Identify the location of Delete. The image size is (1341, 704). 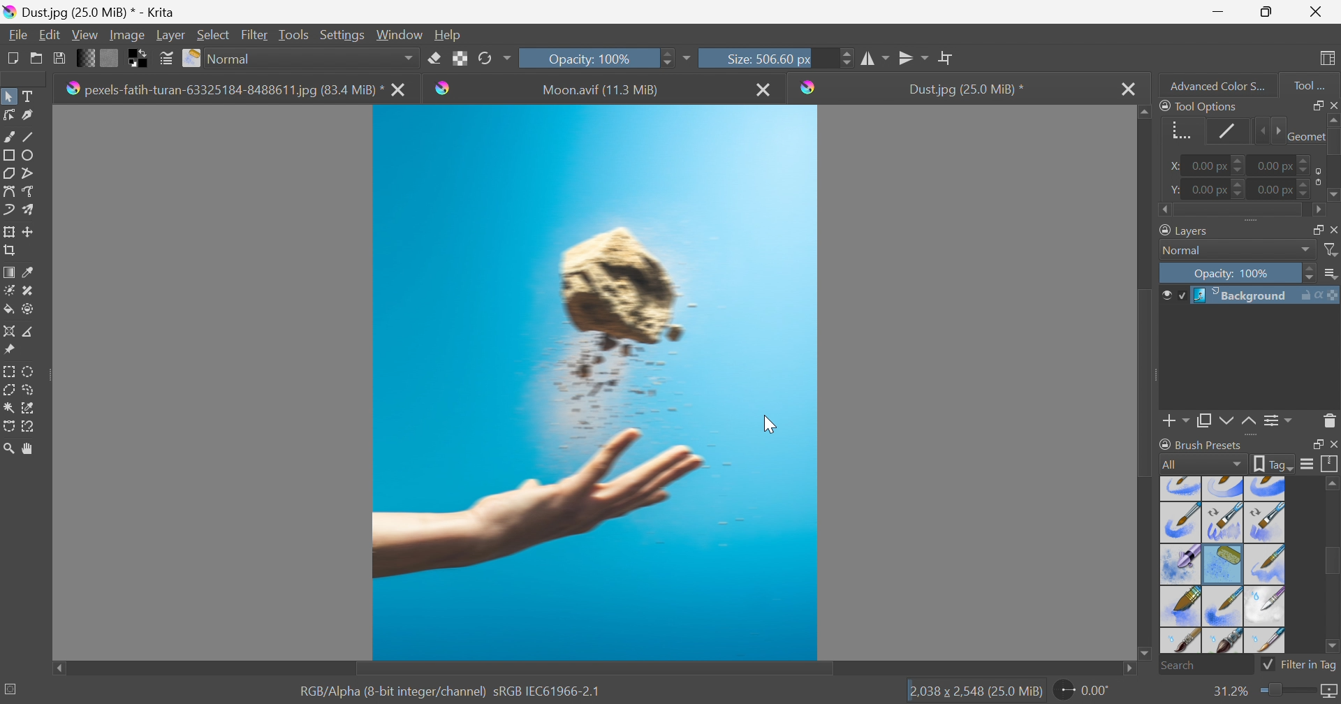
(1330, 420).